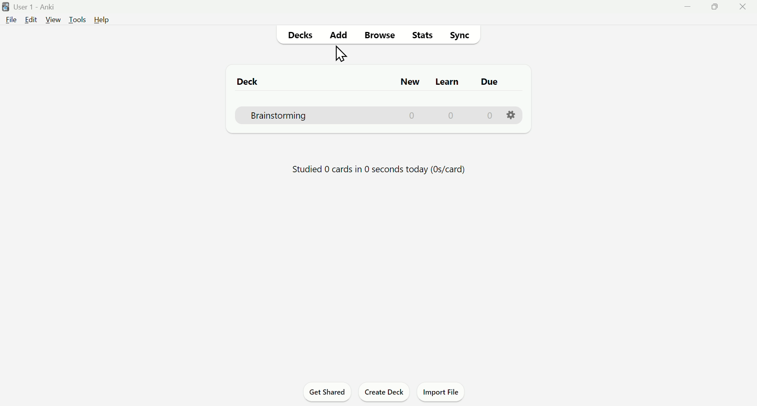 The image size is (757, 406). I want to click on Decks, so click(298, 35).